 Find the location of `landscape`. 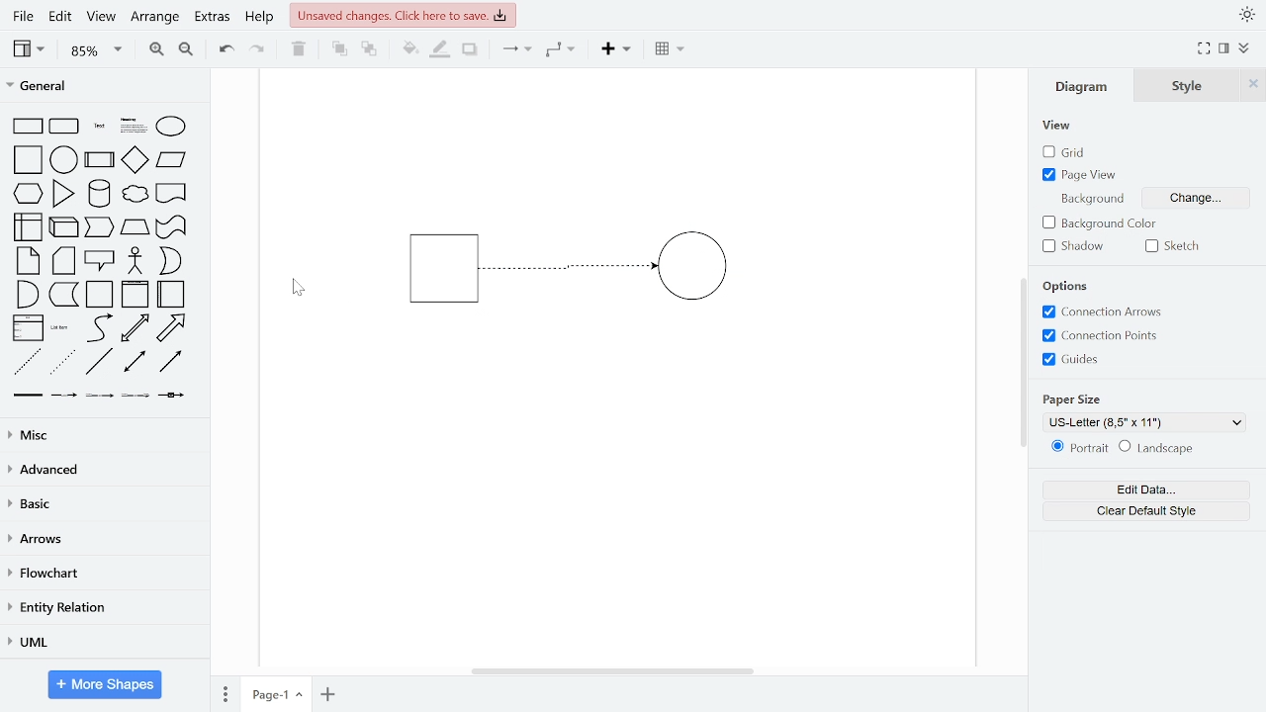

landscape is located at coordinates (1159, 448).